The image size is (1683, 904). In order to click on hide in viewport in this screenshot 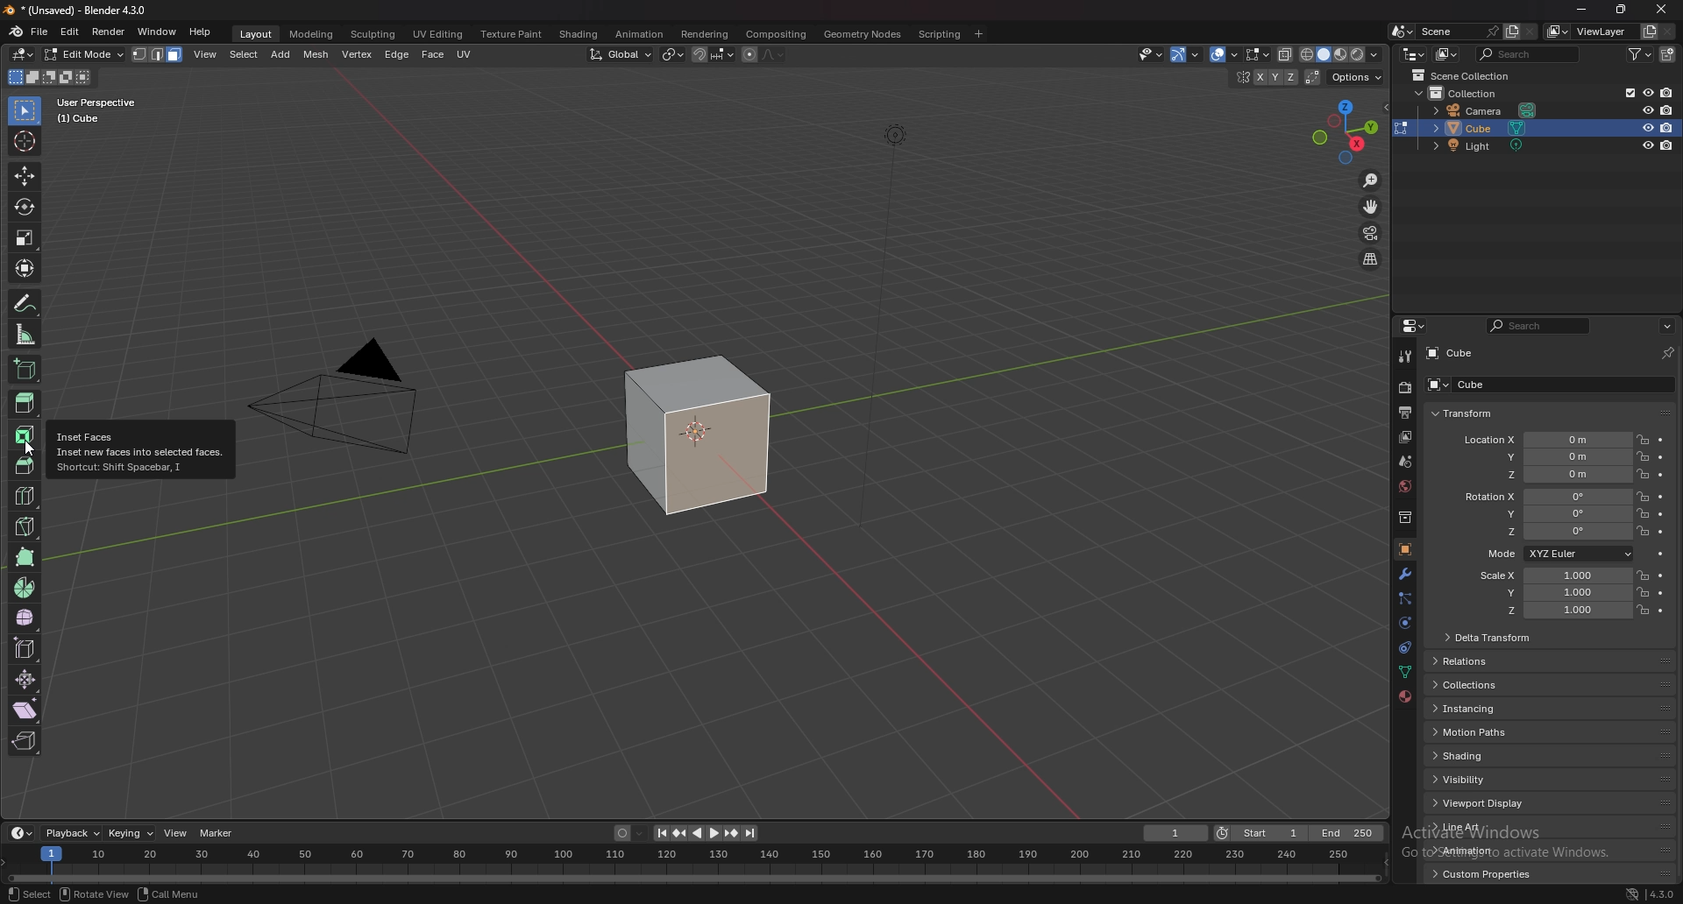, I will do `click(1647, 92)`.